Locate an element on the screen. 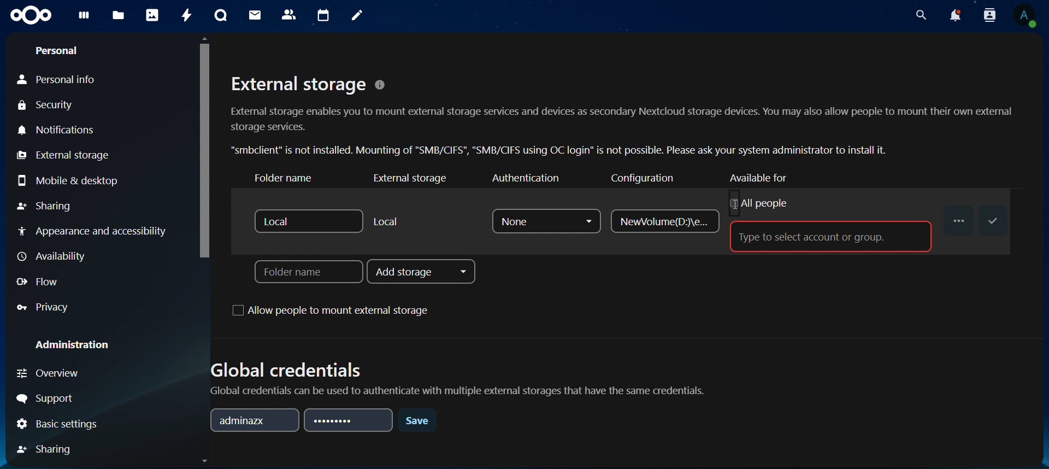  mobile & desktop is located at coordinates (68, 180).